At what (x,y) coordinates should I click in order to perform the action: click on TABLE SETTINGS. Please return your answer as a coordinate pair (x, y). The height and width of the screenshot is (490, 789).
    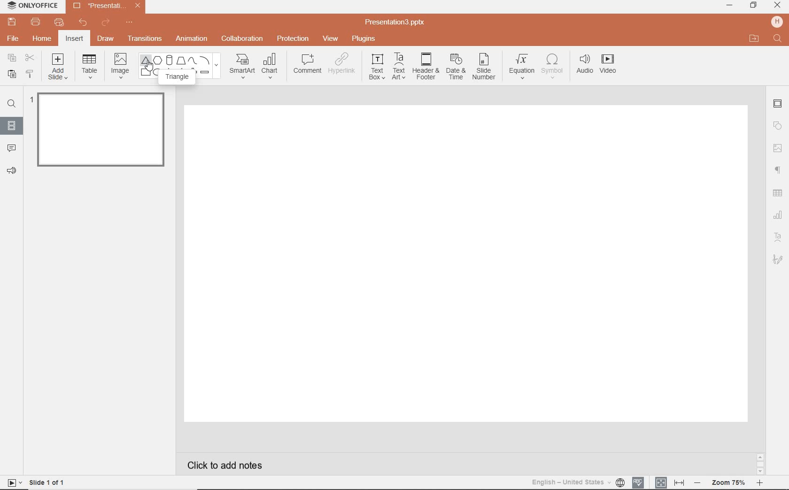
    Looking at the image, I should click on (778, 193).